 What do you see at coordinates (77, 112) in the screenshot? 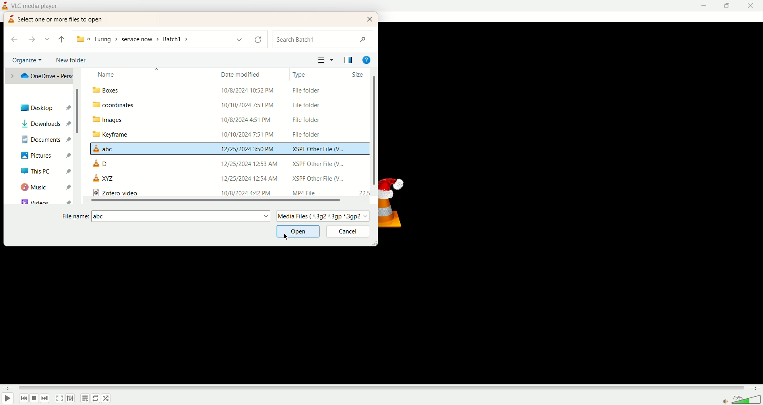
I see `vertical scroll bar` at bounding box center [77, 112].